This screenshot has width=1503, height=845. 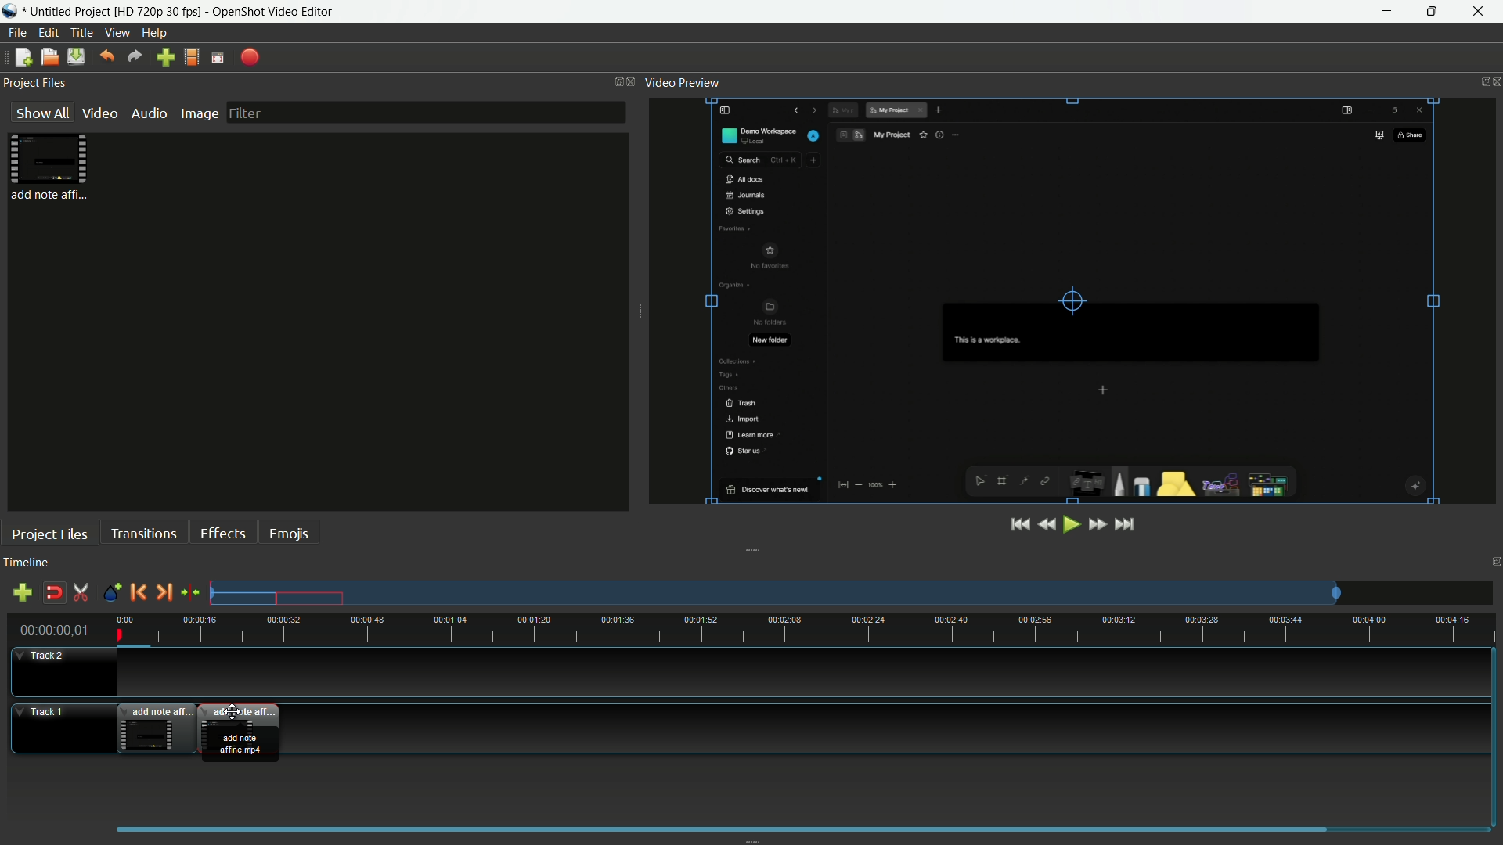 I want to click on title menu, so click(x=81, y=32).